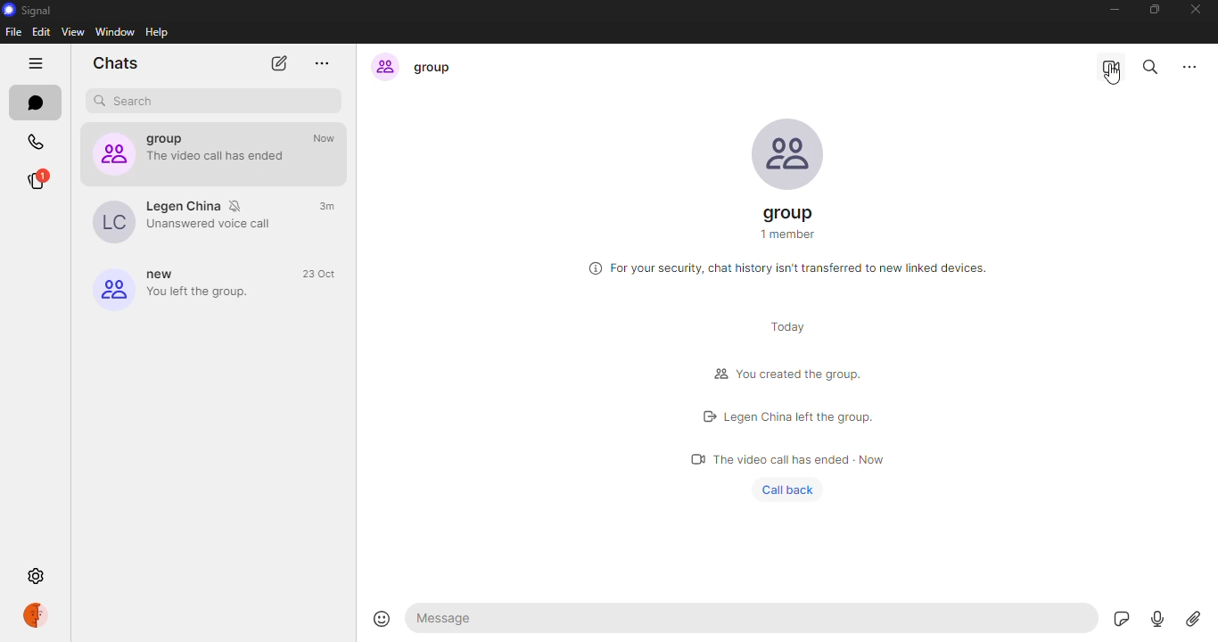  What do you see at coordinates (110, 287) in the screenshot?
I see `new profile` at bounding box center [110, 287].